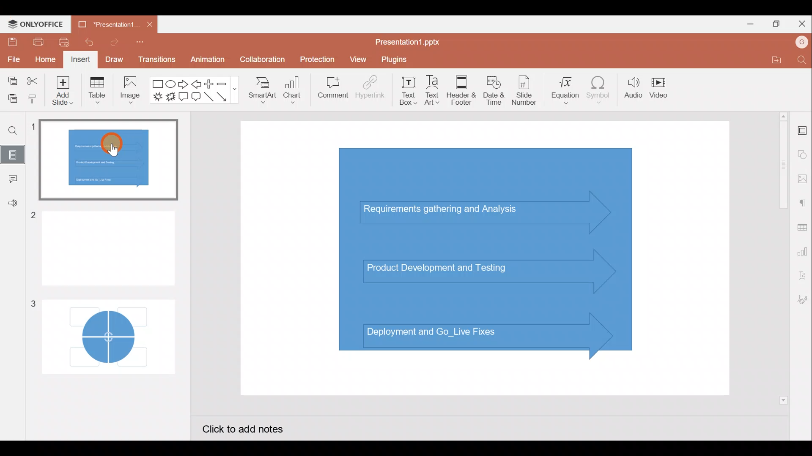  What do you see at coordinates (35, 42) in the screenshot?
I see `Print file` at bounding box center [35, 42].